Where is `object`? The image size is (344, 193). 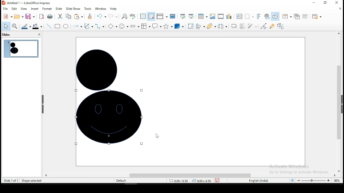 object is located at coordinates (111, 117).